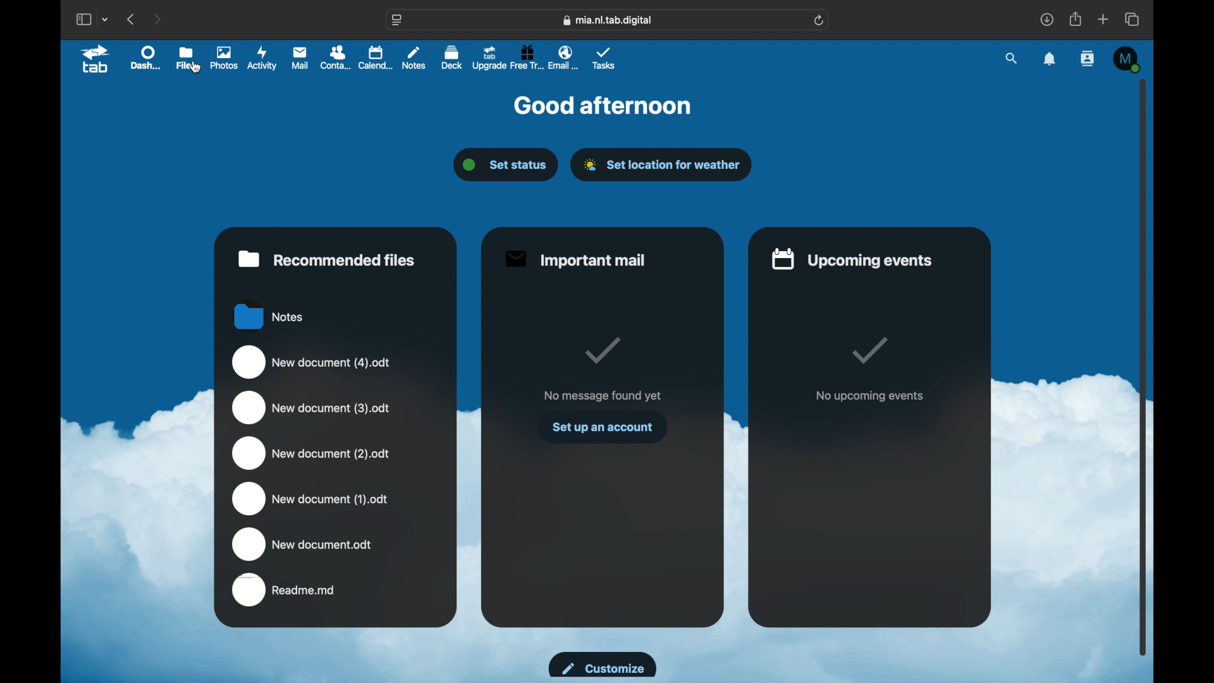  What do you see at coordinates (82, 19) in the screenshot?
I see `show sidebar` at bounding box center [82, 19].